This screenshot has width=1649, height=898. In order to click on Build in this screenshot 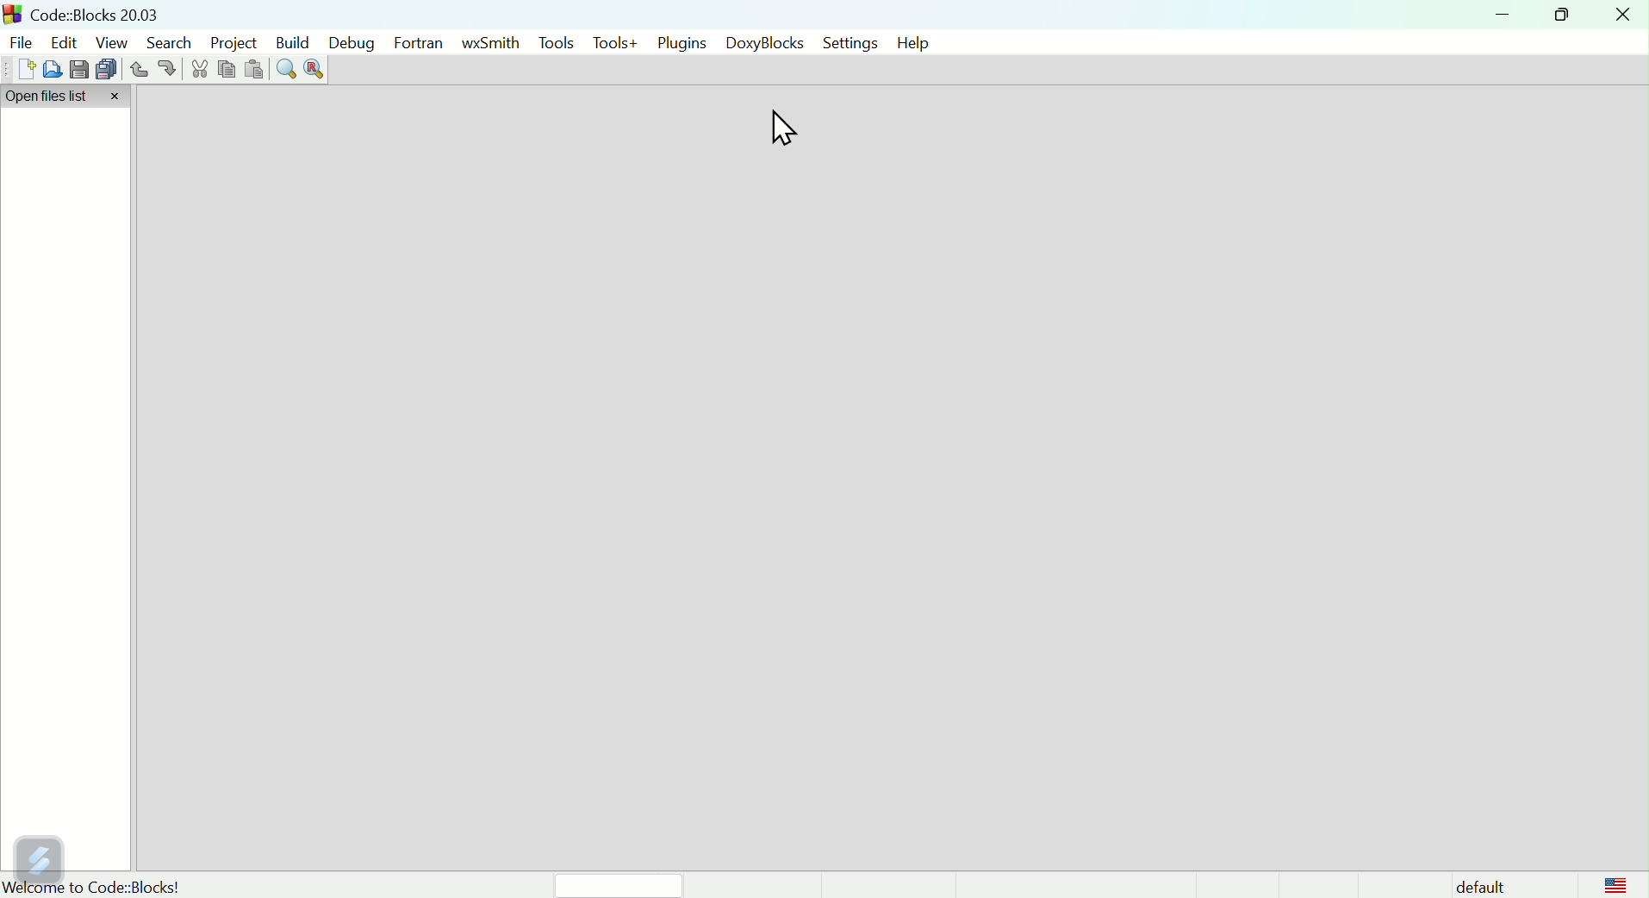, I will do `click(294, 42)`.